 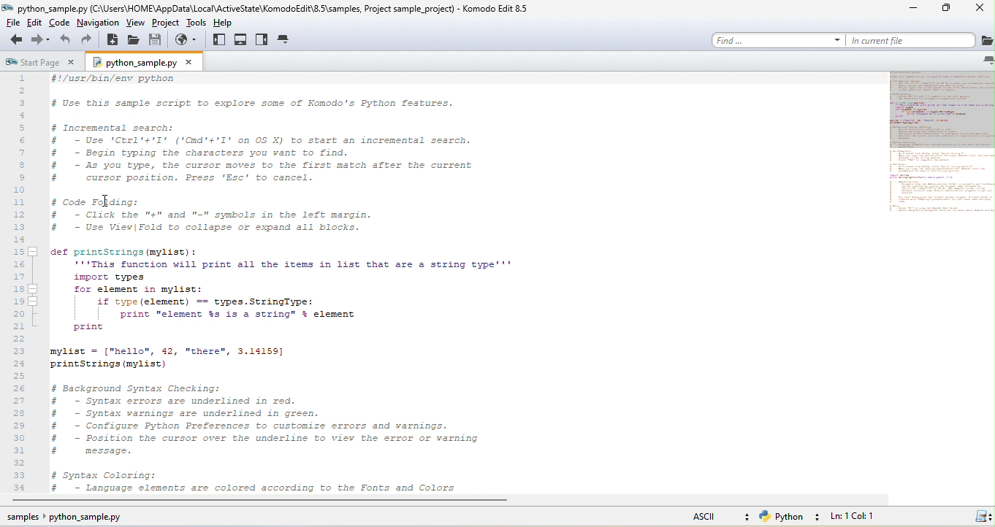 What do you see at coordinates (138, 25) in the screenshot?
I see `view` at bounding box center [138, 25].